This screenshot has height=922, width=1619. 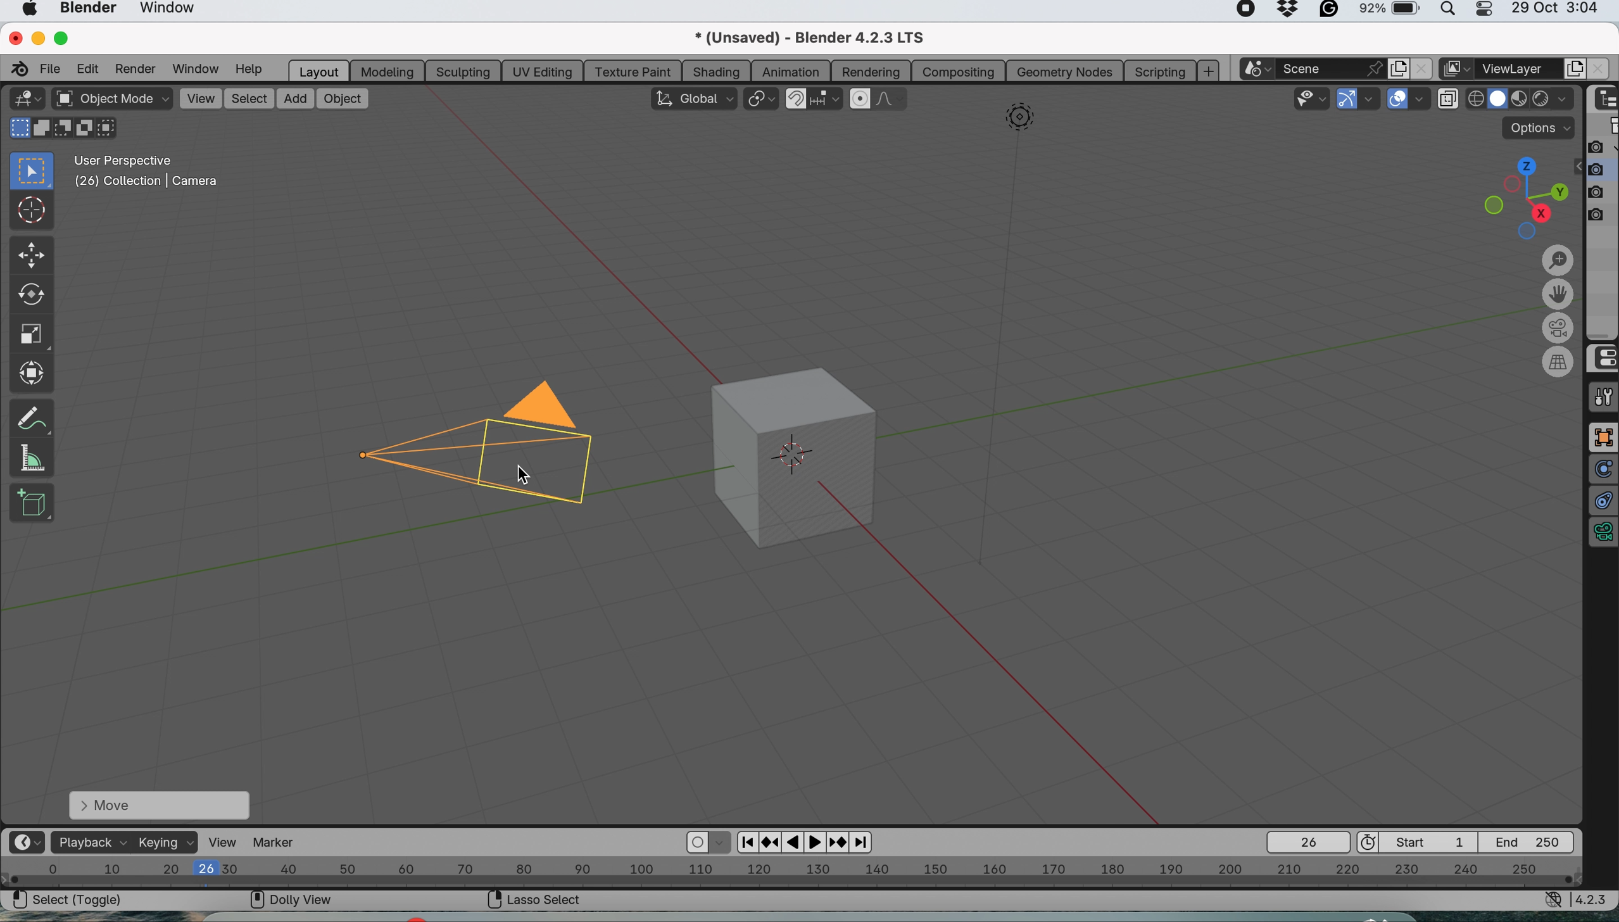 What do you see at coordinates (1020, 120) in the screenshot?
I see `image shape` at bounding box center [1020, 120].